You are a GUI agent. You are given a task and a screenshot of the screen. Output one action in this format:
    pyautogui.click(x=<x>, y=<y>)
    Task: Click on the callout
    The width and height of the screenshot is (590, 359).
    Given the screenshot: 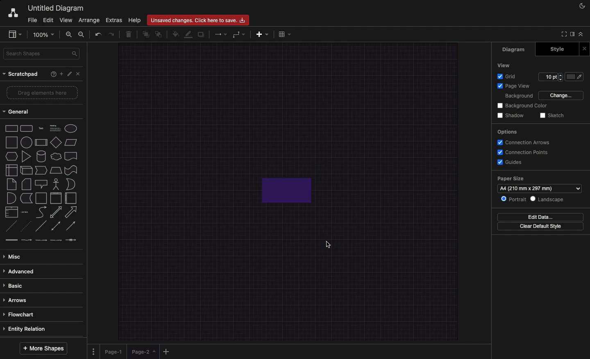 What is the action you would take?
    pyautogui.click(x=41, y=184)
    